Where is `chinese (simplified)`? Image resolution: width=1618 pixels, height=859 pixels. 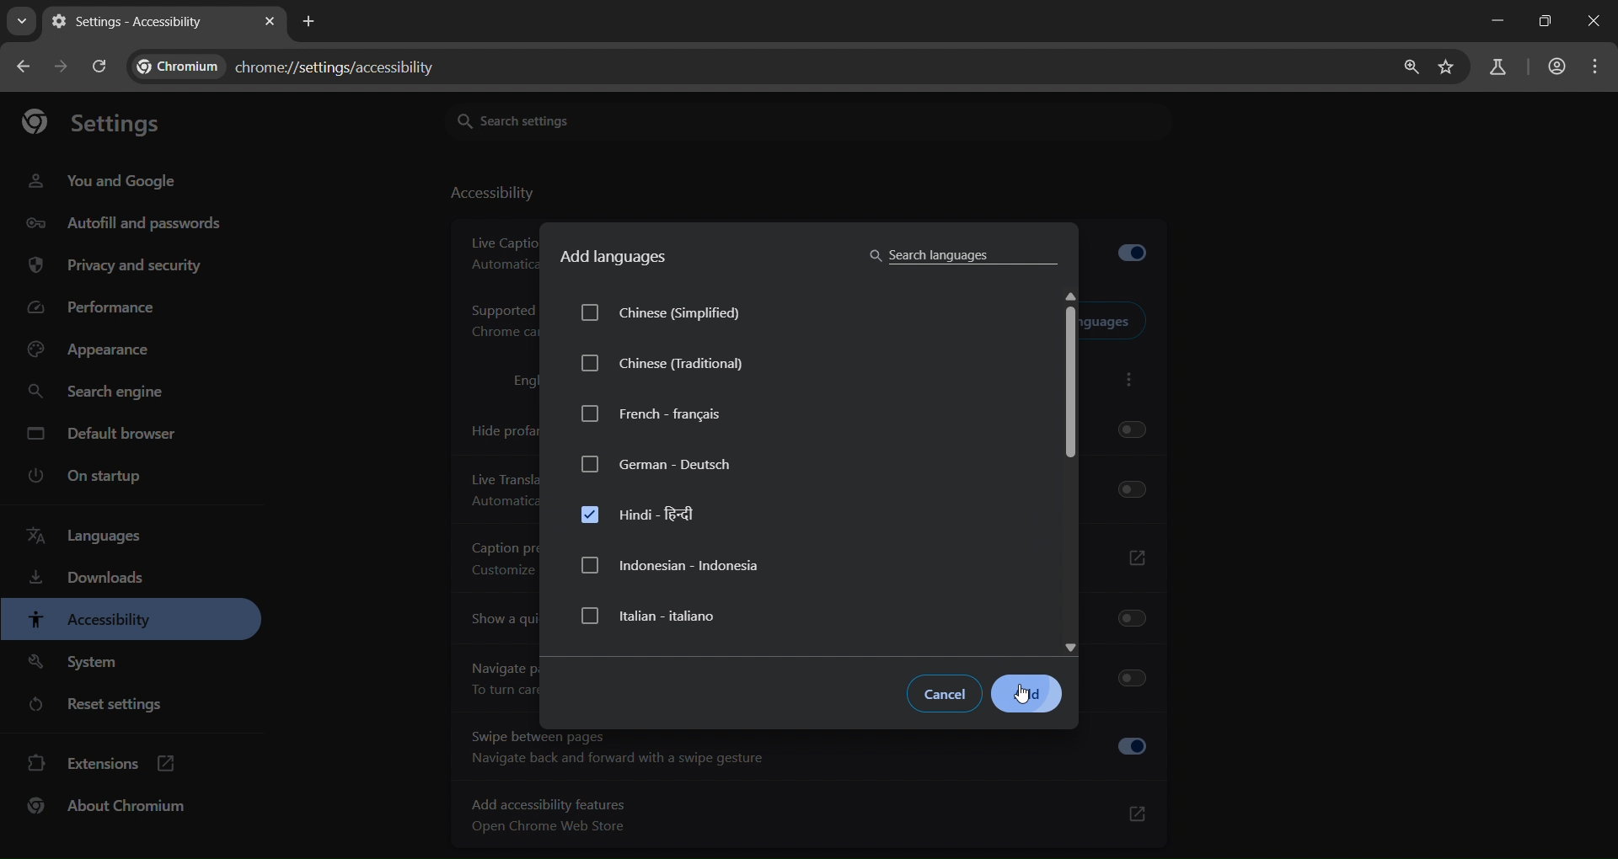 chinese (simplified) is located at coordinates (678, 315).